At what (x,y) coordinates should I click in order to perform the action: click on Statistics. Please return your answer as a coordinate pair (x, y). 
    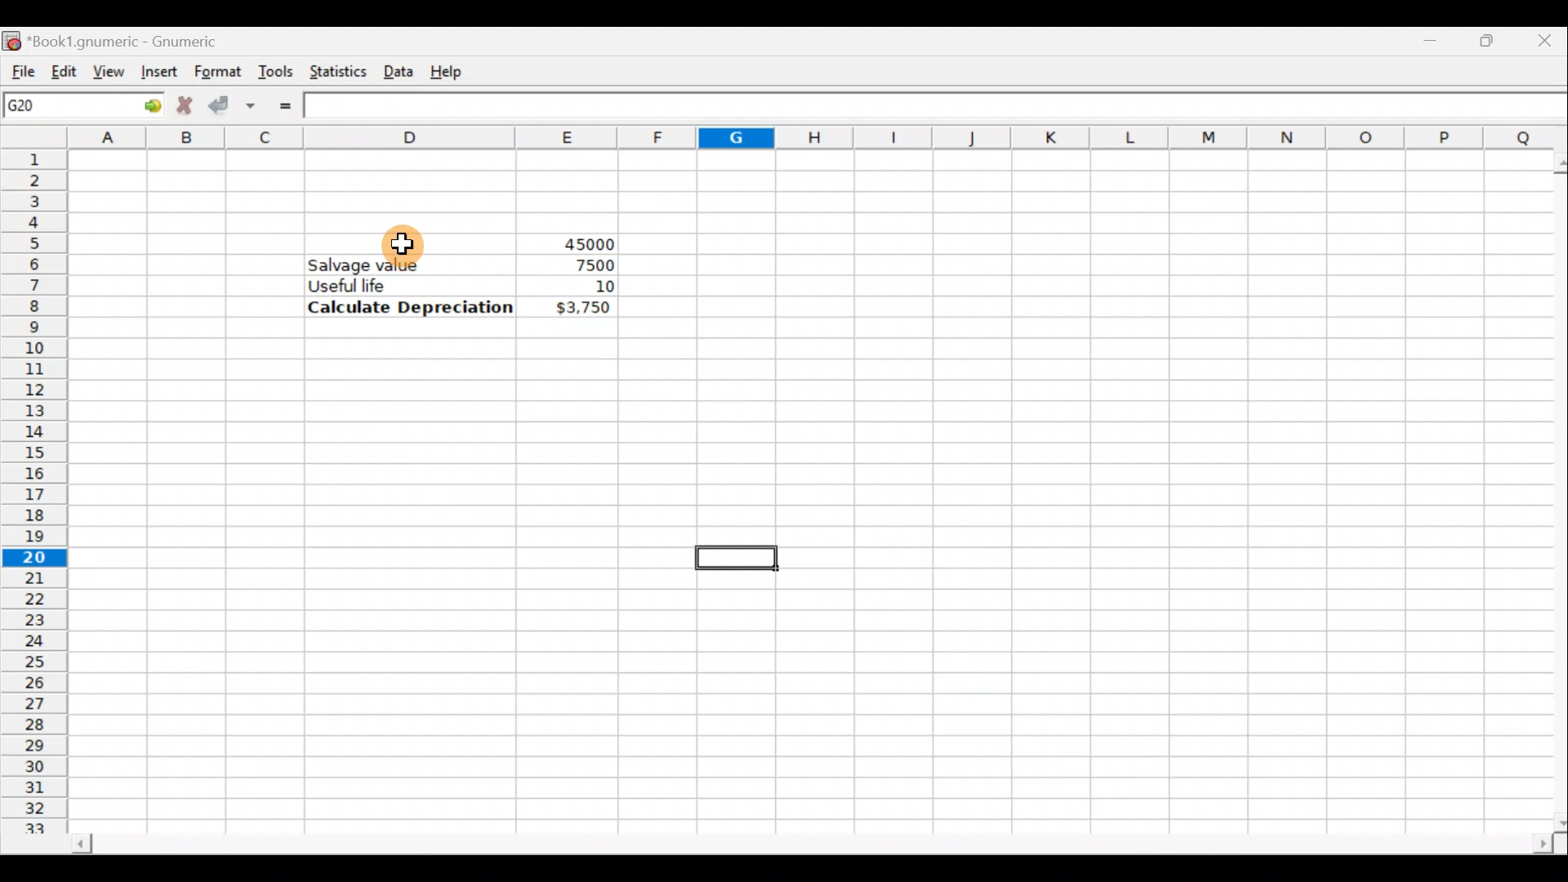
    Looking at the image, I should click on (334, 70).